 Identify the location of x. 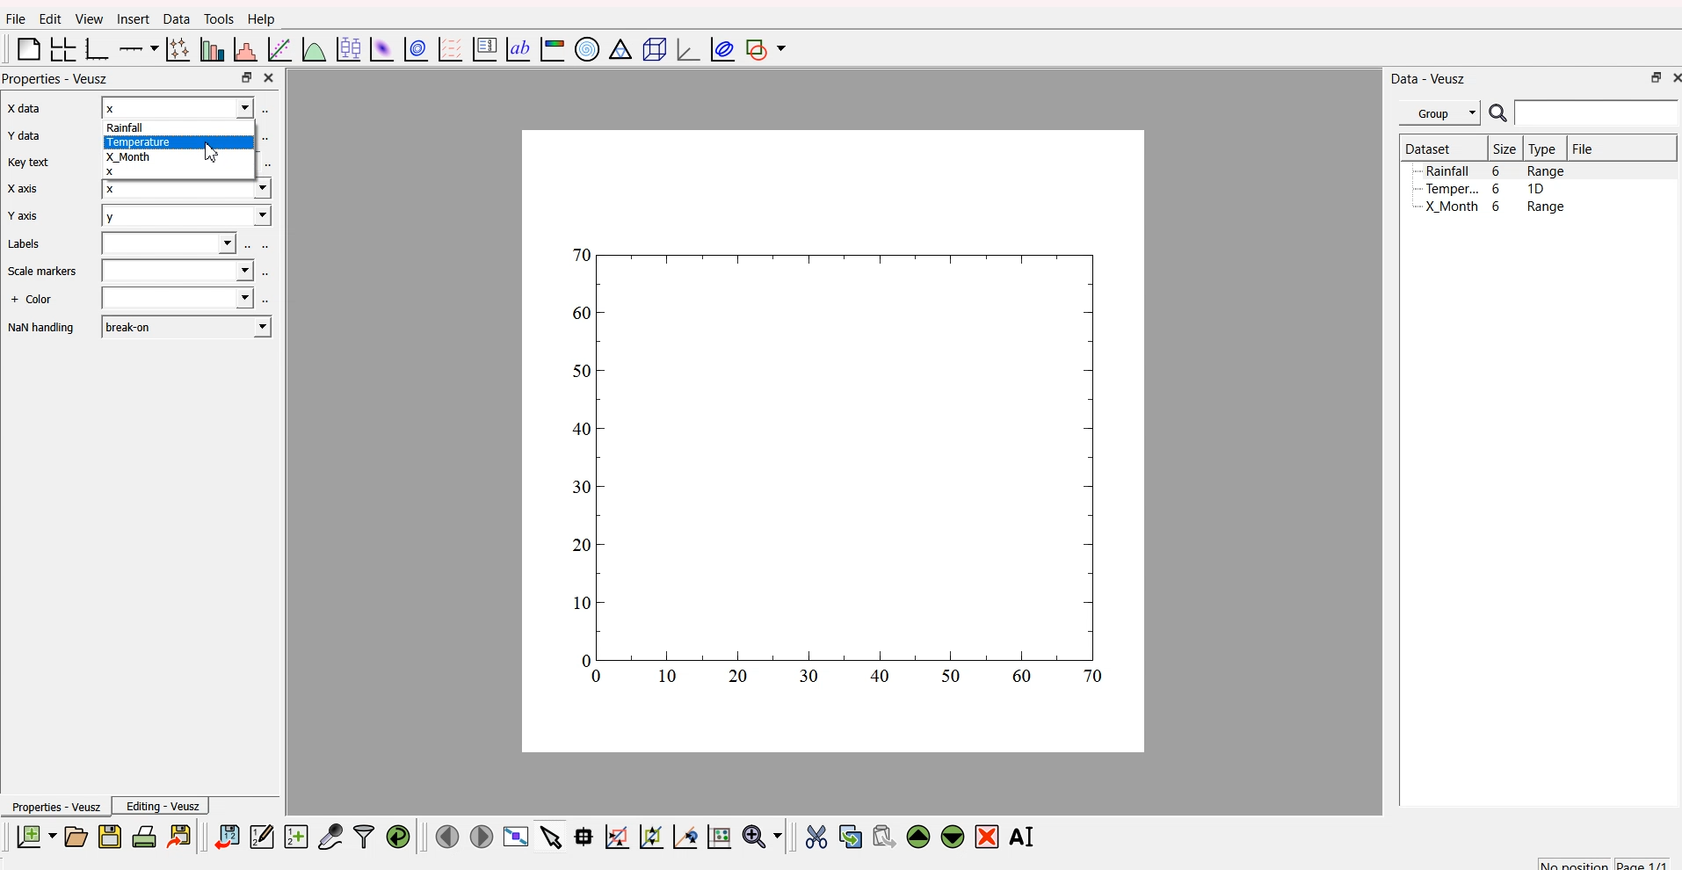
(180, 107).